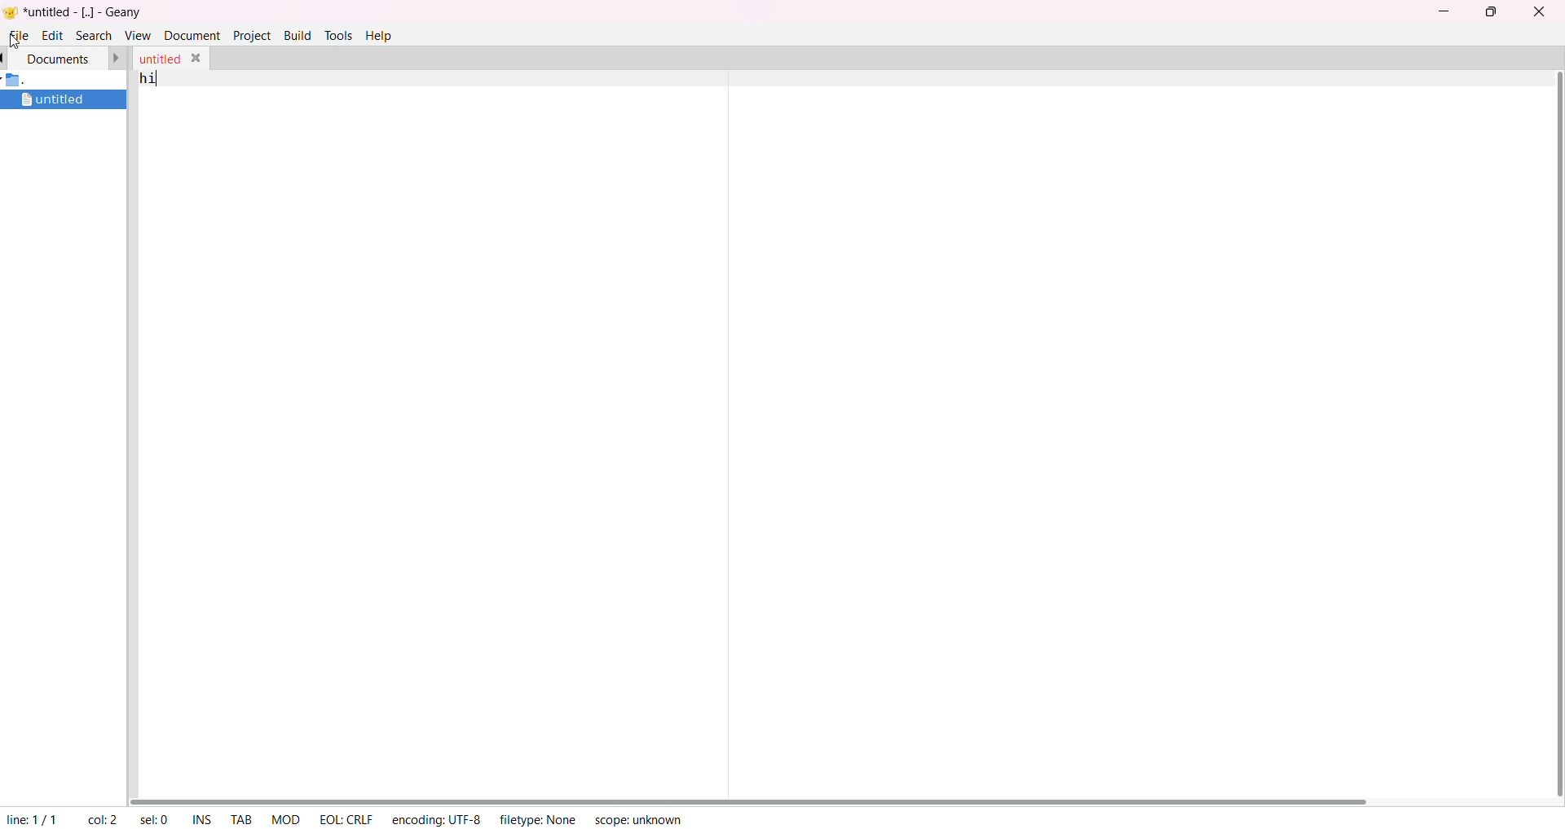 This screenshot has width=1565, height=829. What do you see at coordinates (36, 819) in the screenshot?
I see `line 1/1` at bounding box center [36, 819].